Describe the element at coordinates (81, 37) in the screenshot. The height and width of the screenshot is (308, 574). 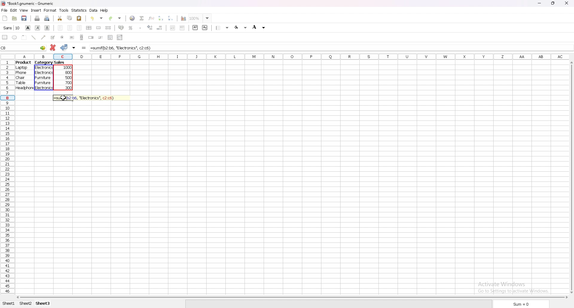
I see `scroll bar` at that location.